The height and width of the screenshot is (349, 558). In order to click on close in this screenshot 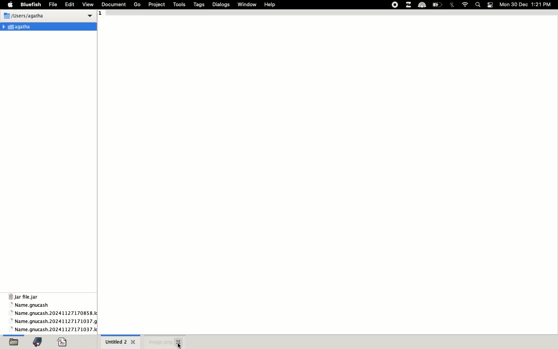, I will do `click(134, 342)`.